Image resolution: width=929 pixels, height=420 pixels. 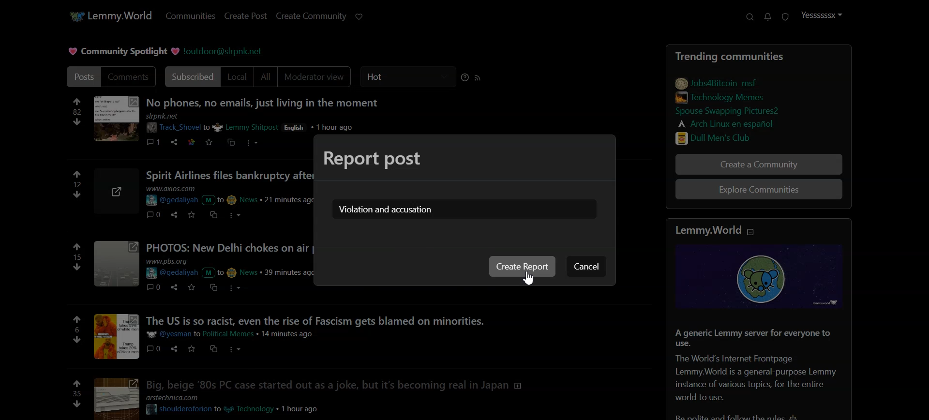 I want to click on Subscribed, so click(x=191, y=77).